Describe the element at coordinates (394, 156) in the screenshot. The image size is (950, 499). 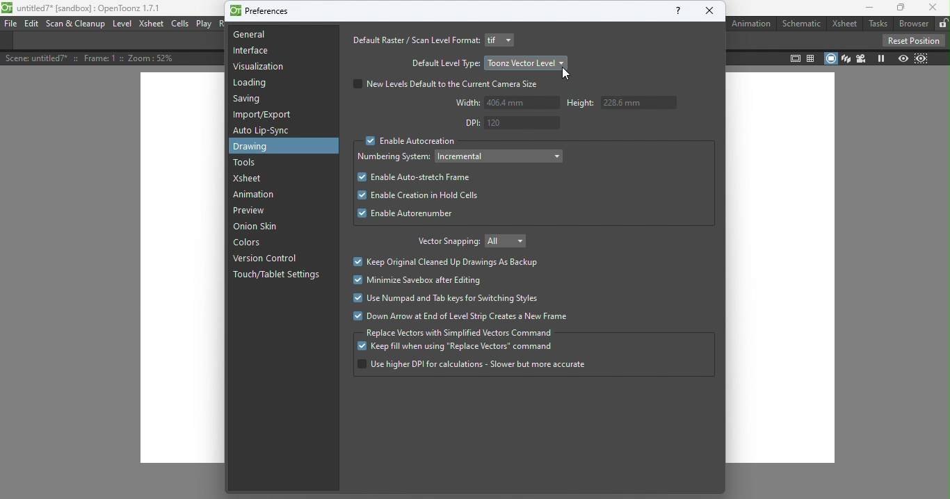
I see `Numbering system` at that location.